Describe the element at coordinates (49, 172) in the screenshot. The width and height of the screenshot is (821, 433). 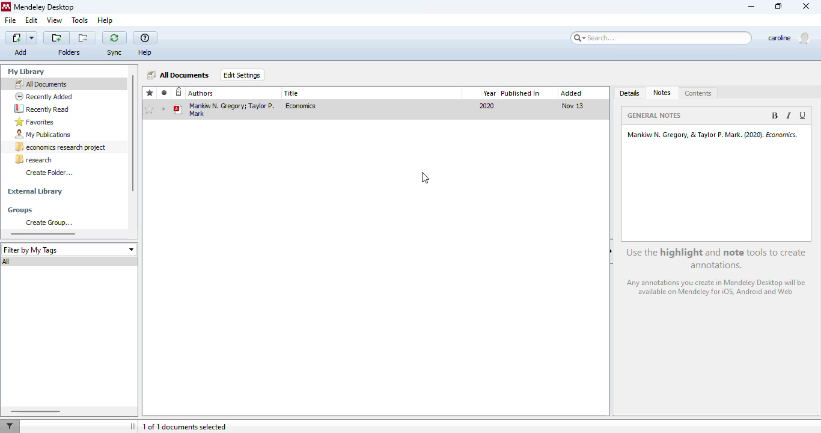
I see `create folder` at that location.